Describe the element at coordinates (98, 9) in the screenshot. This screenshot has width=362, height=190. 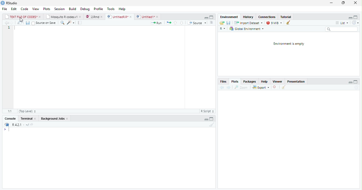
I see `Profile` at that location.